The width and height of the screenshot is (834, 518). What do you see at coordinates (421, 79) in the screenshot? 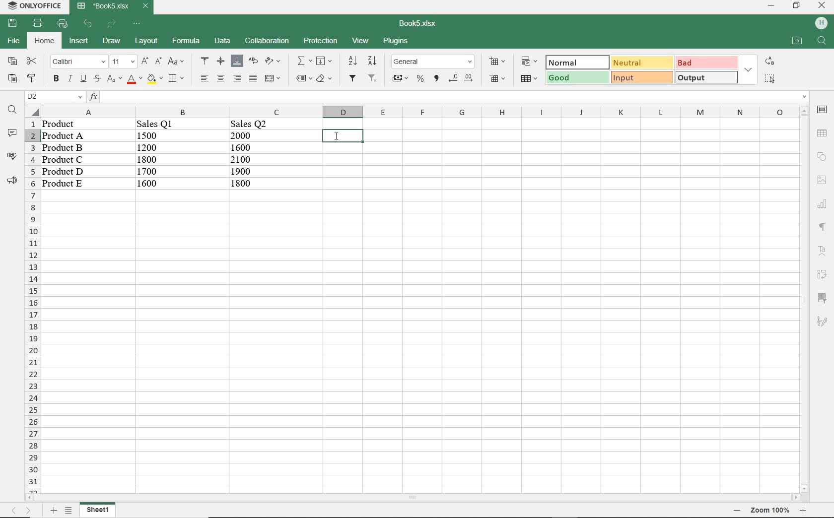
I see `percent style` at bounding box center [421, 79].